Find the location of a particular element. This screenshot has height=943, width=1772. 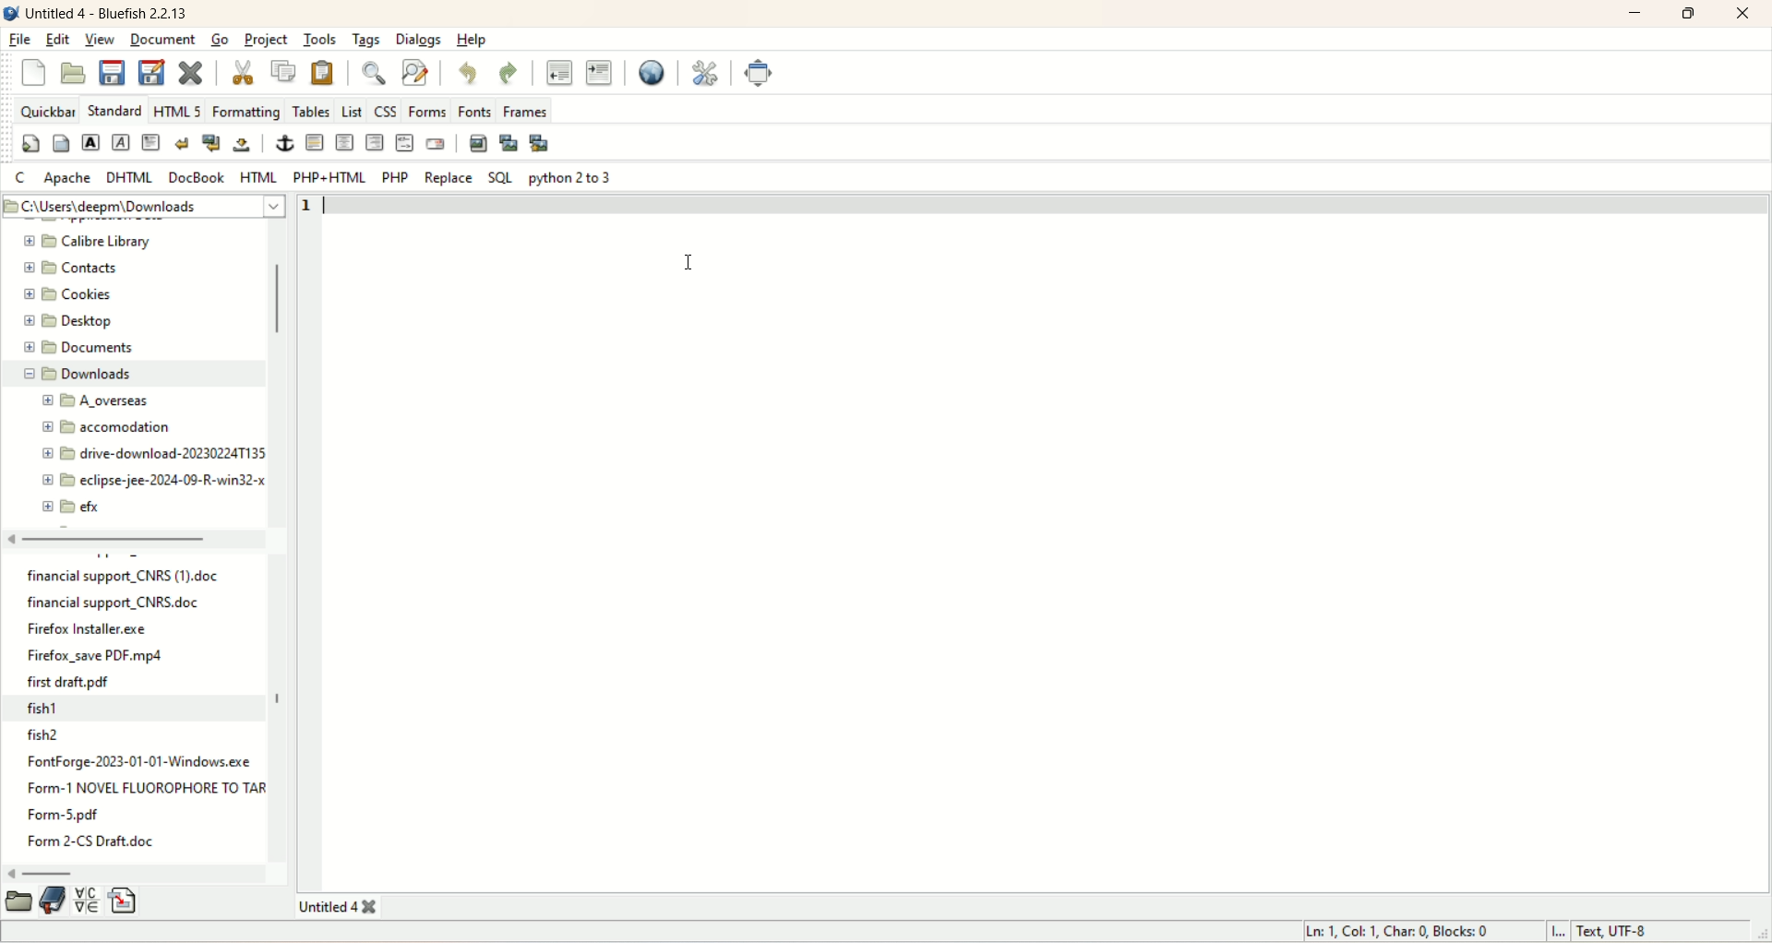

show find bar is located at coordinates (372, 72).